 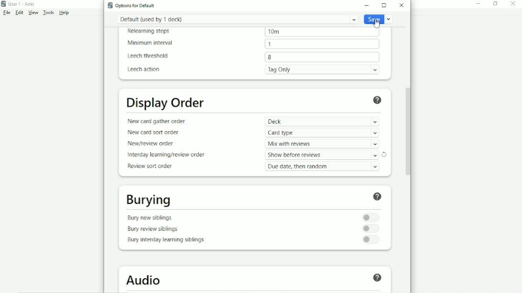 What do you see at coordinates (324, 167) in the screenshot?
I see `Due date, then random` at bounding box center [324, 167].